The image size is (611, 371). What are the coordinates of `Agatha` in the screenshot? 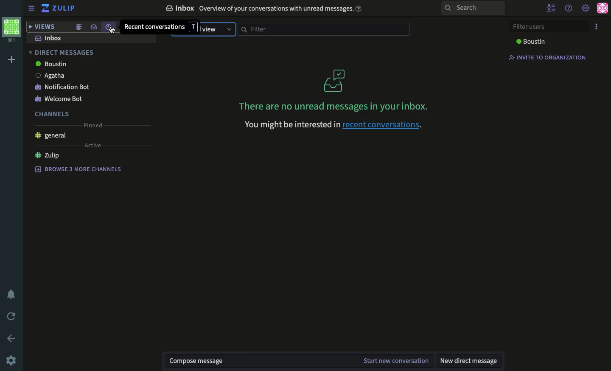 It's located at (48, 75).